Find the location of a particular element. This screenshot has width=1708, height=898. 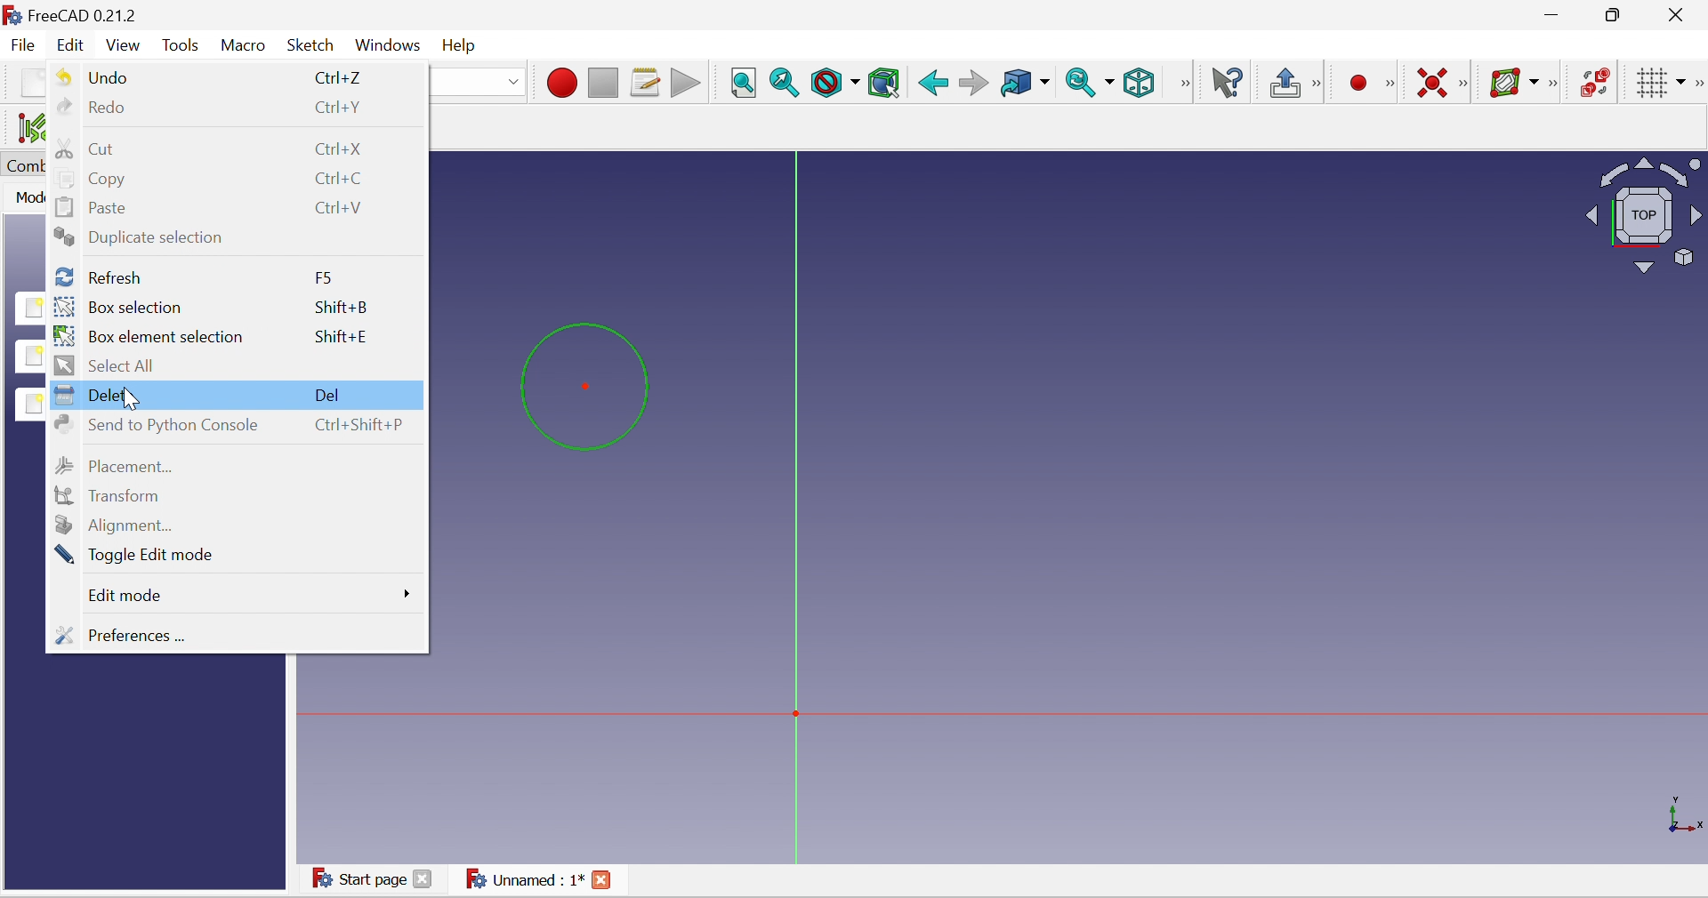

[Sketcher geometries] is located at coordinates (1389, 82).